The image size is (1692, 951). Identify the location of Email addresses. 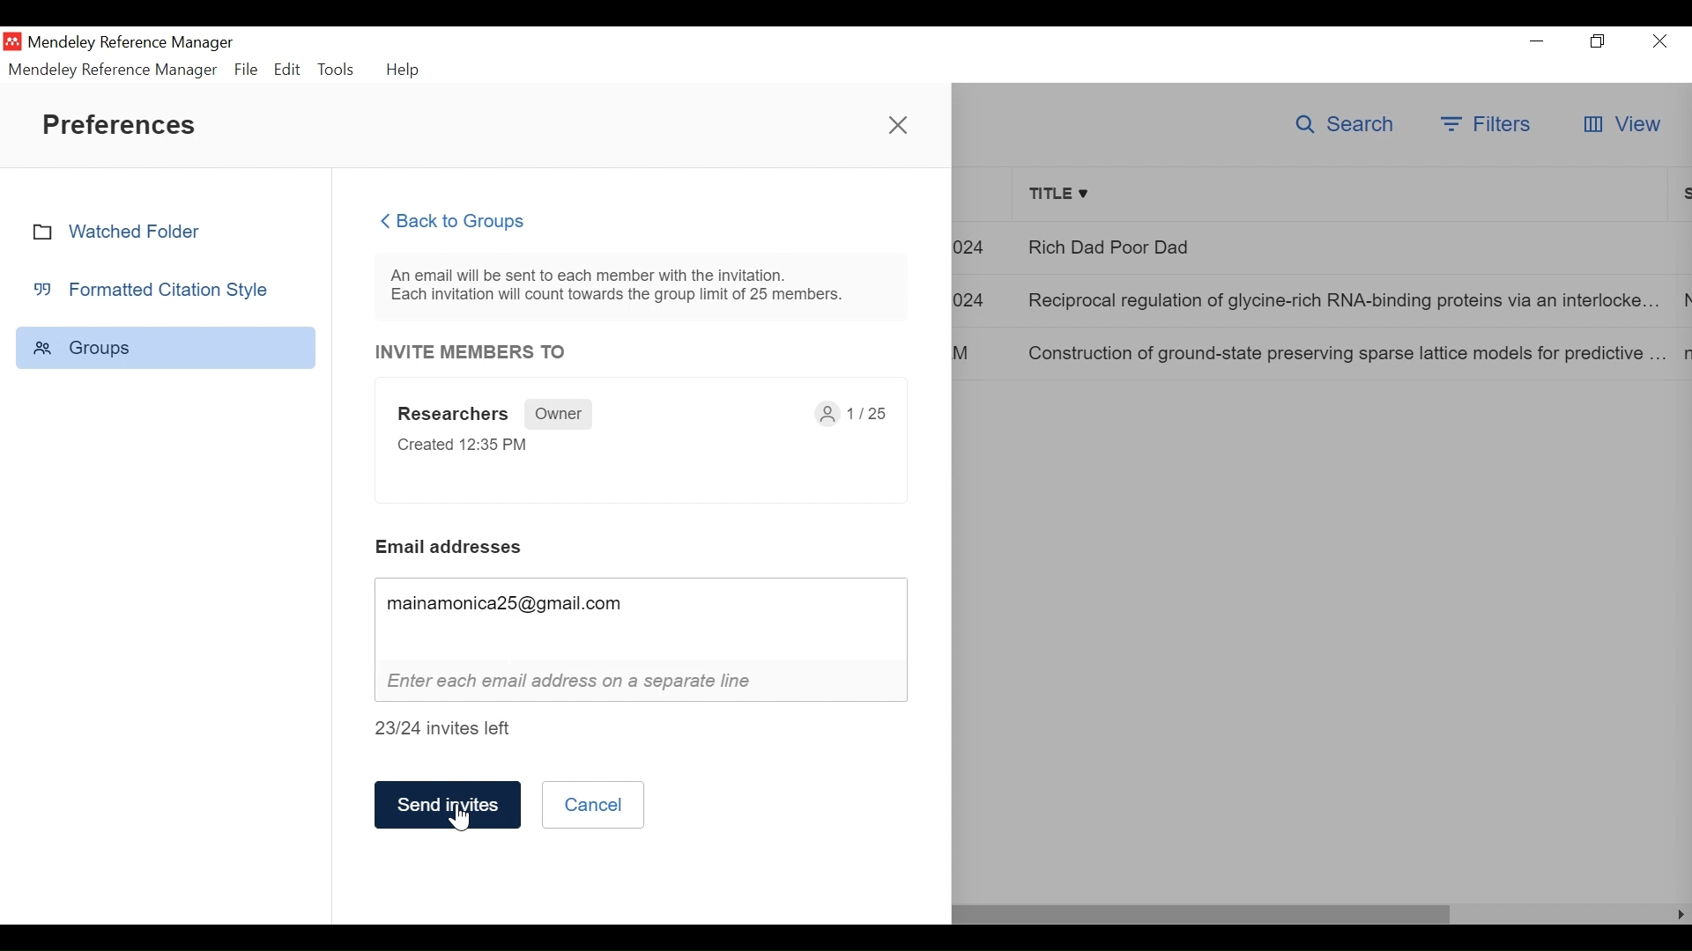
(451, 546).